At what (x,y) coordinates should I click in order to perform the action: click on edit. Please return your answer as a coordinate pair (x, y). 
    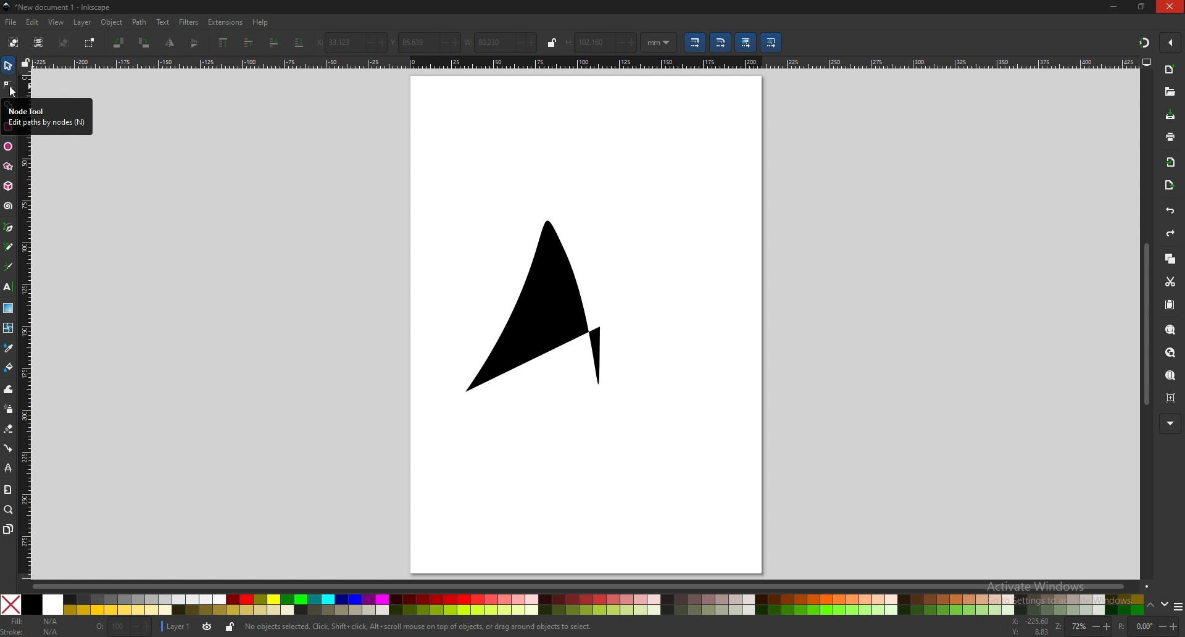
    Looking at the image, I should click on (33, 23).